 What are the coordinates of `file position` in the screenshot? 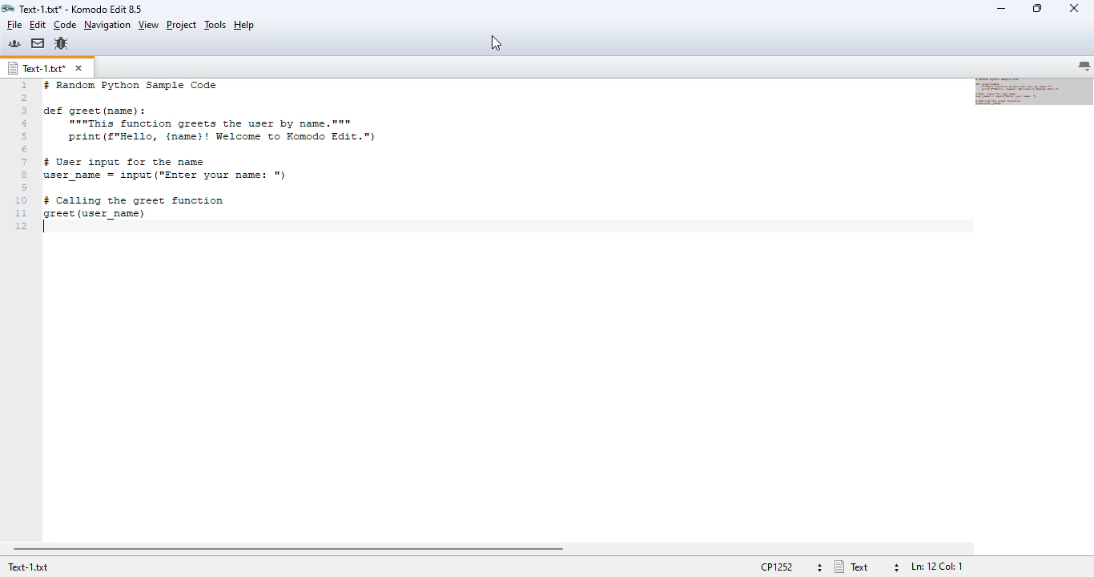 It's located at (937, 567).